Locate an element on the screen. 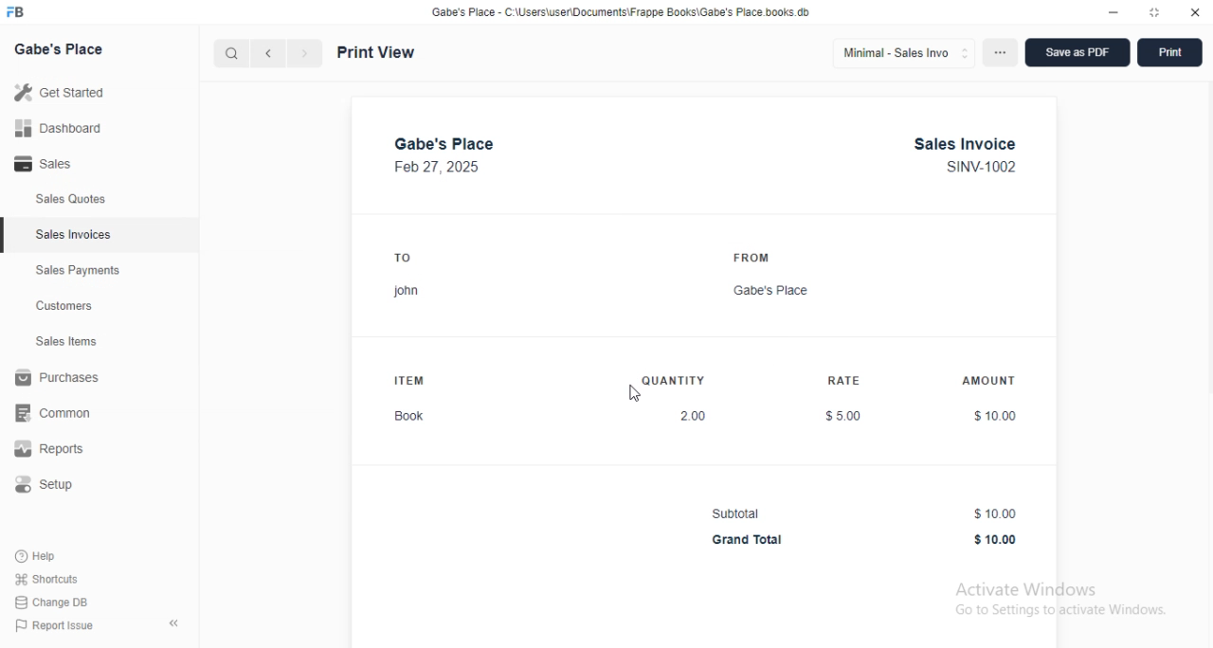 The width and height of the screenshot is (1213, 648). FROM is located at coordinates (753, 258).